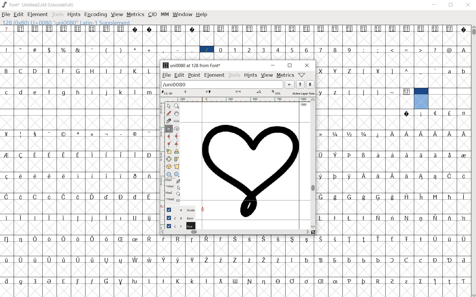 The image size is (476, 297). Describe the element at coordinates (378, 176) in the screenshot. I see `glyph` at that location.